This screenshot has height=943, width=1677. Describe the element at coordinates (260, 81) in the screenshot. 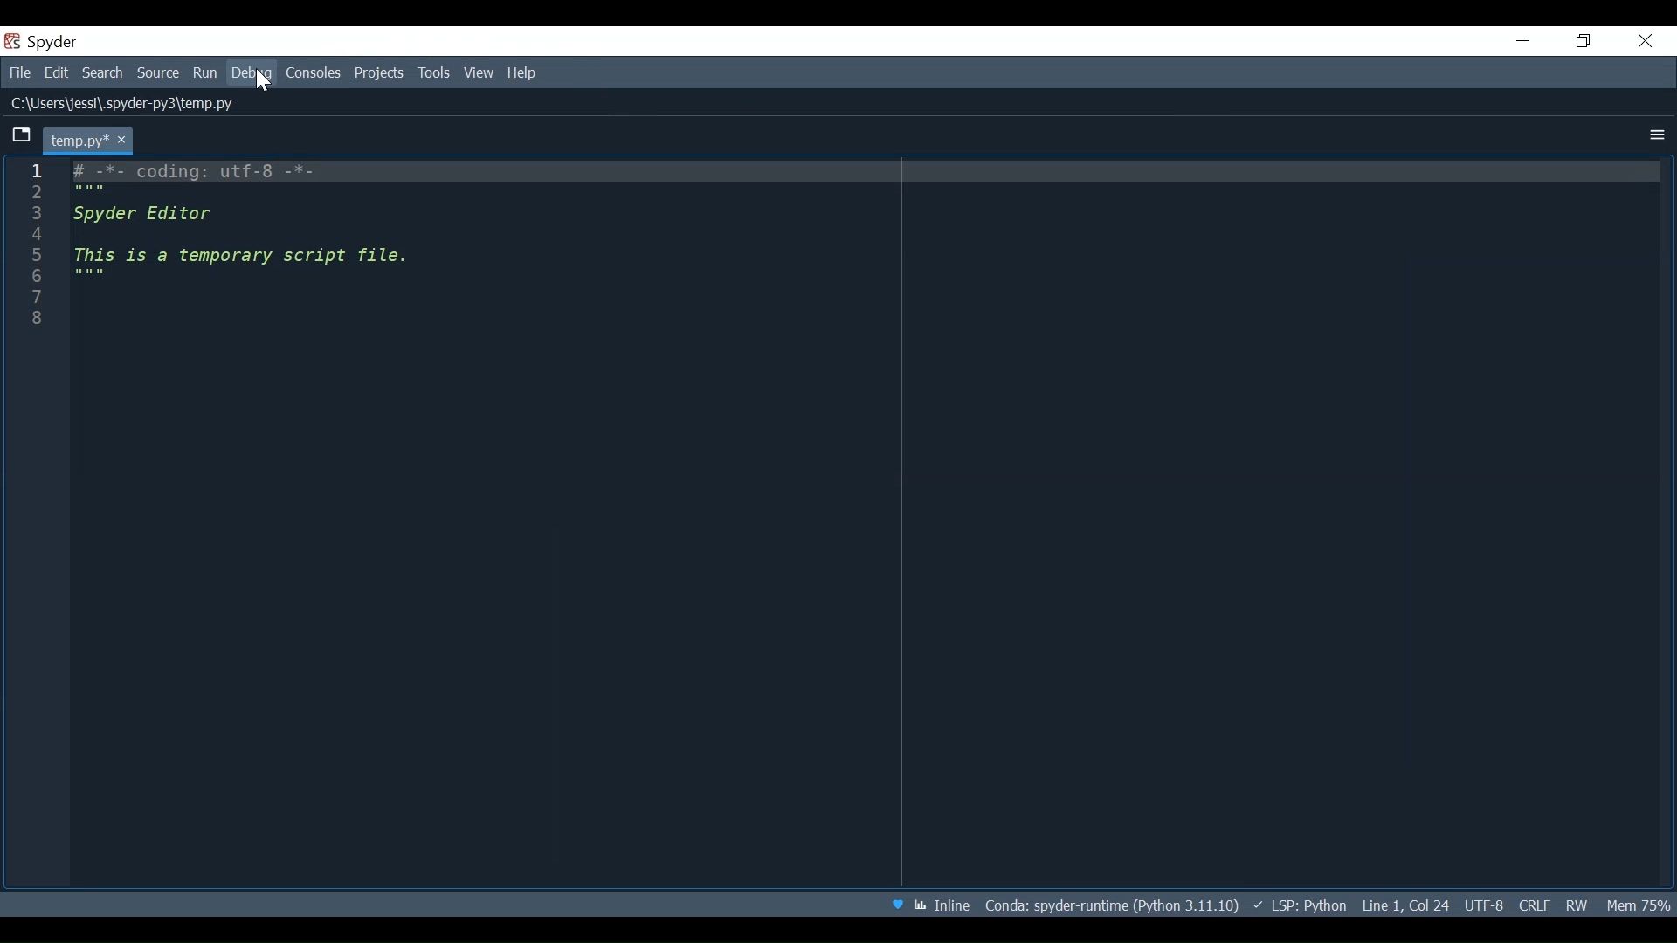

I see `Cursor` at that location.